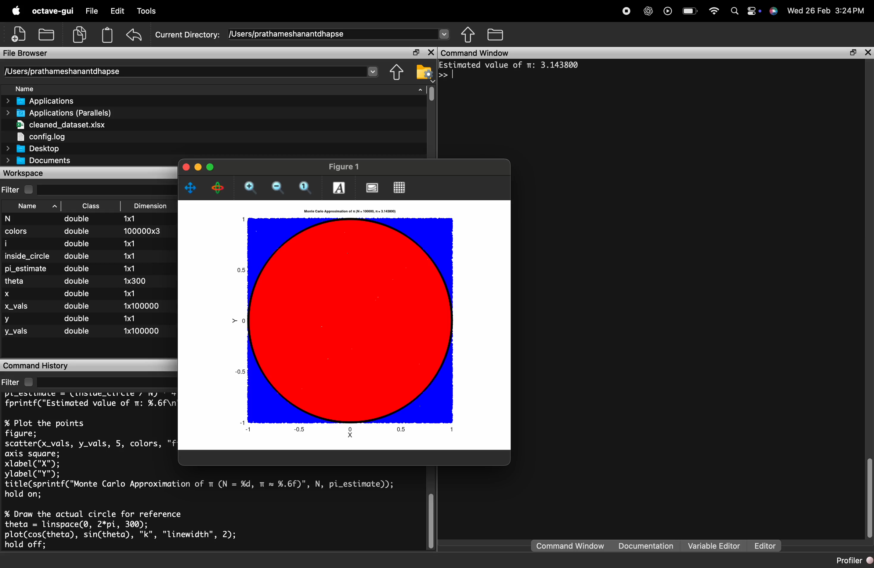  I want to click on title(sprintf("Monte Carlo Approximation of m (N = %d, m ~ %.6f)", N, pi_estimate));
hold on;

% Draw the actual circle for reference

theta = linspace(@, 2*pi, 300);

plot(cos(theta), sin(theta), "k", "linewidth", 2);

hold off;, so click(202, 515).